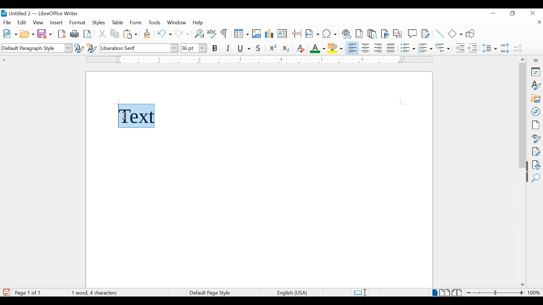  I want to click on strikethrough, so click(258, 48).